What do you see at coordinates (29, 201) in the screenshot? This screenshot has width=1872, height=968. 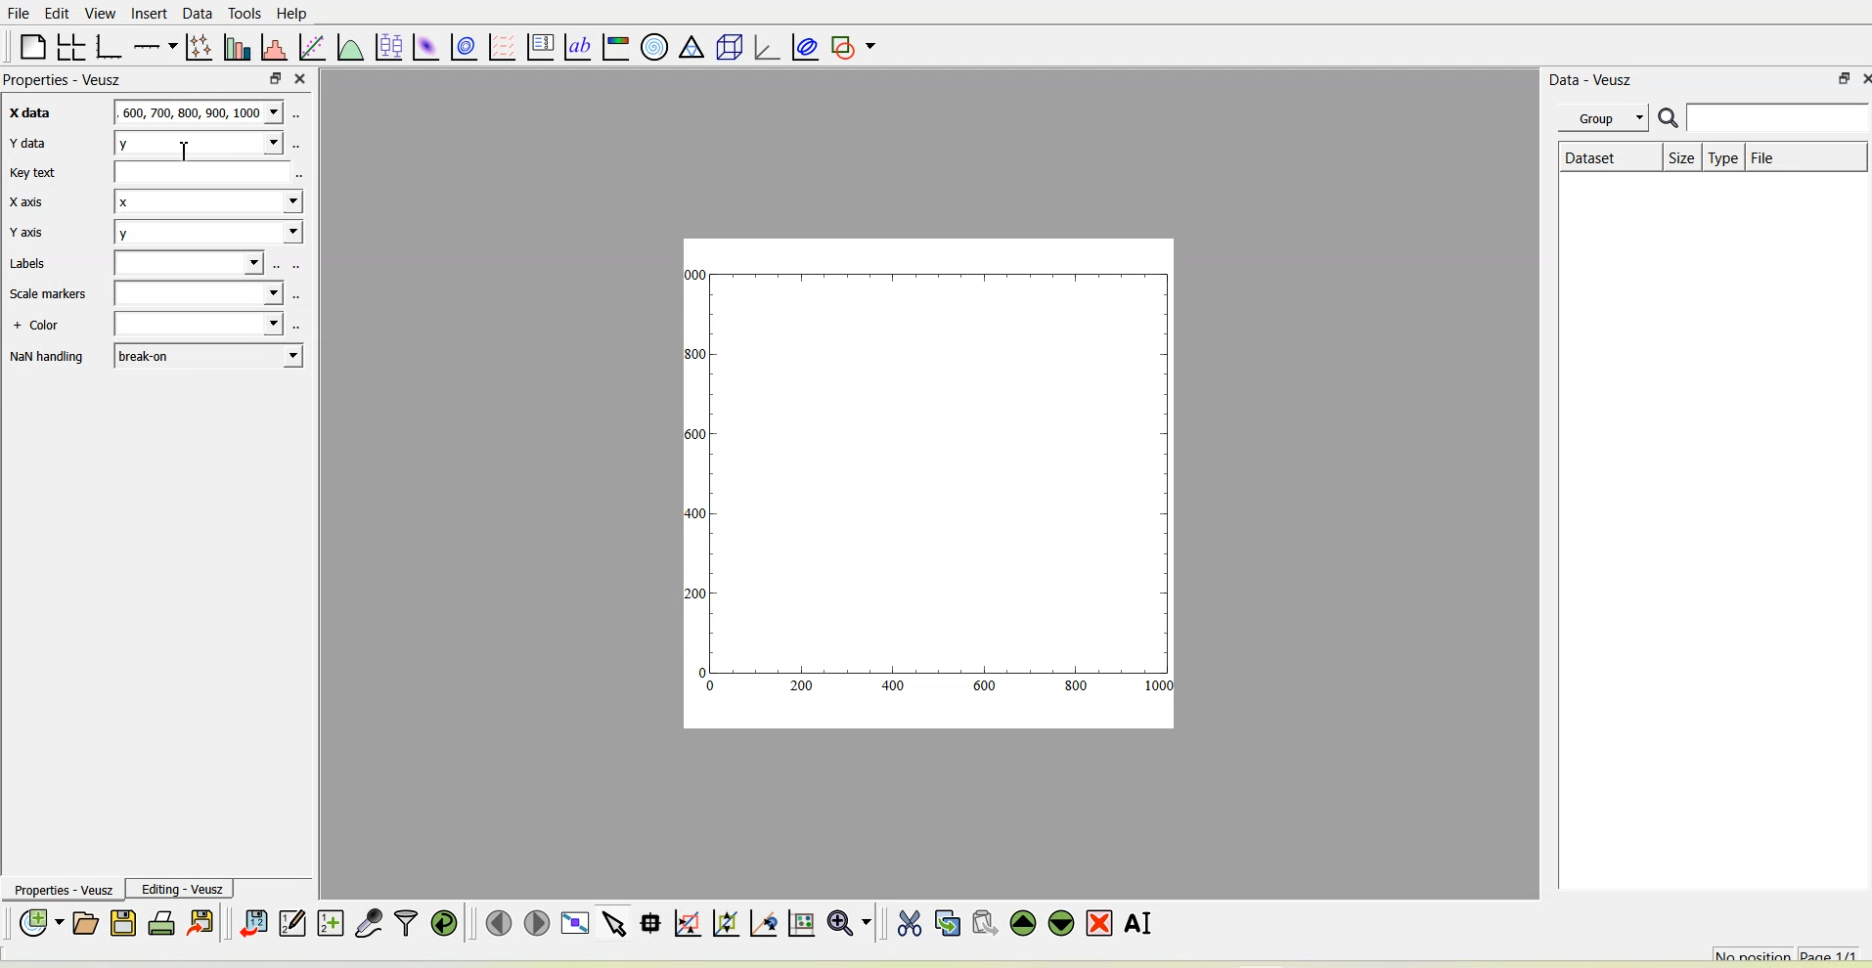 I see `X axis` at bounding box center [29, 201].